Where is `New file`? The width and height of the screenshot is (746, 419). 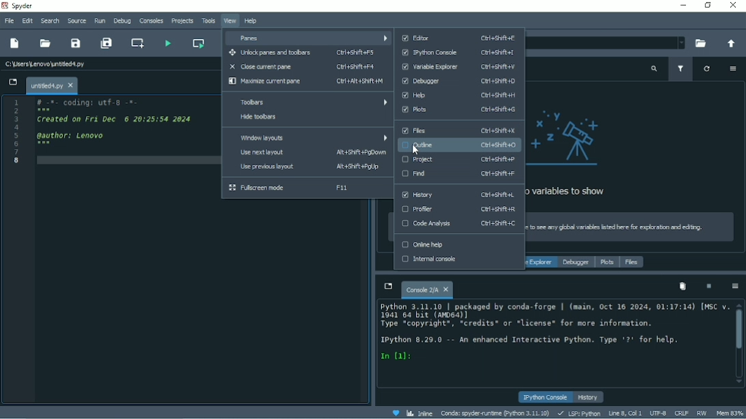
New file is located at coordinates (16, 44).